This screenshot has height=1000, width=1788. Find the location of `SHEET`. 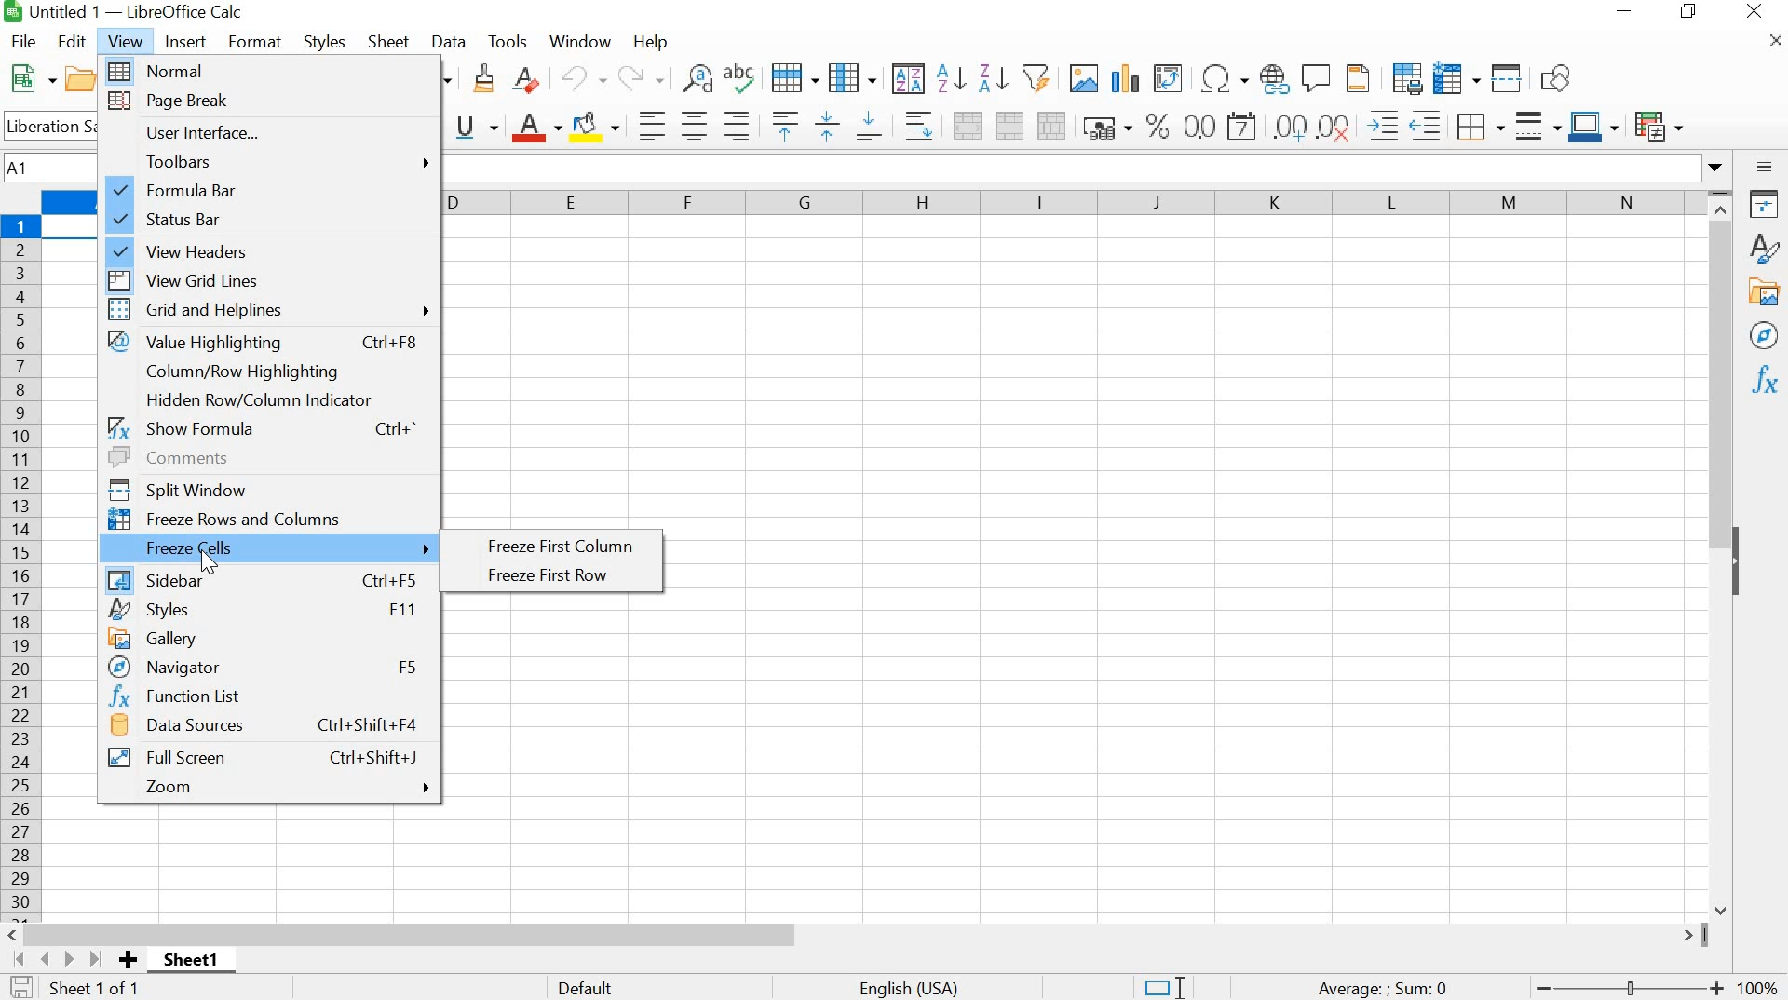

SHEET is located at coordinates (196, 964).